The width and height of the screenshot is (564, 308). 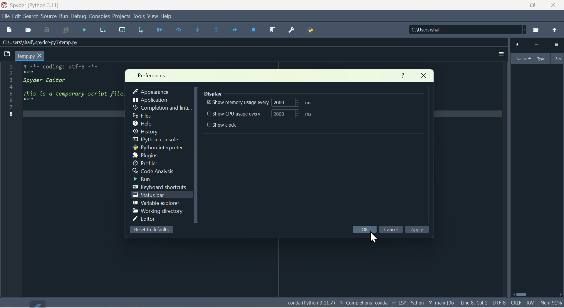 I want to click on New files, so click(x=9, y=29).